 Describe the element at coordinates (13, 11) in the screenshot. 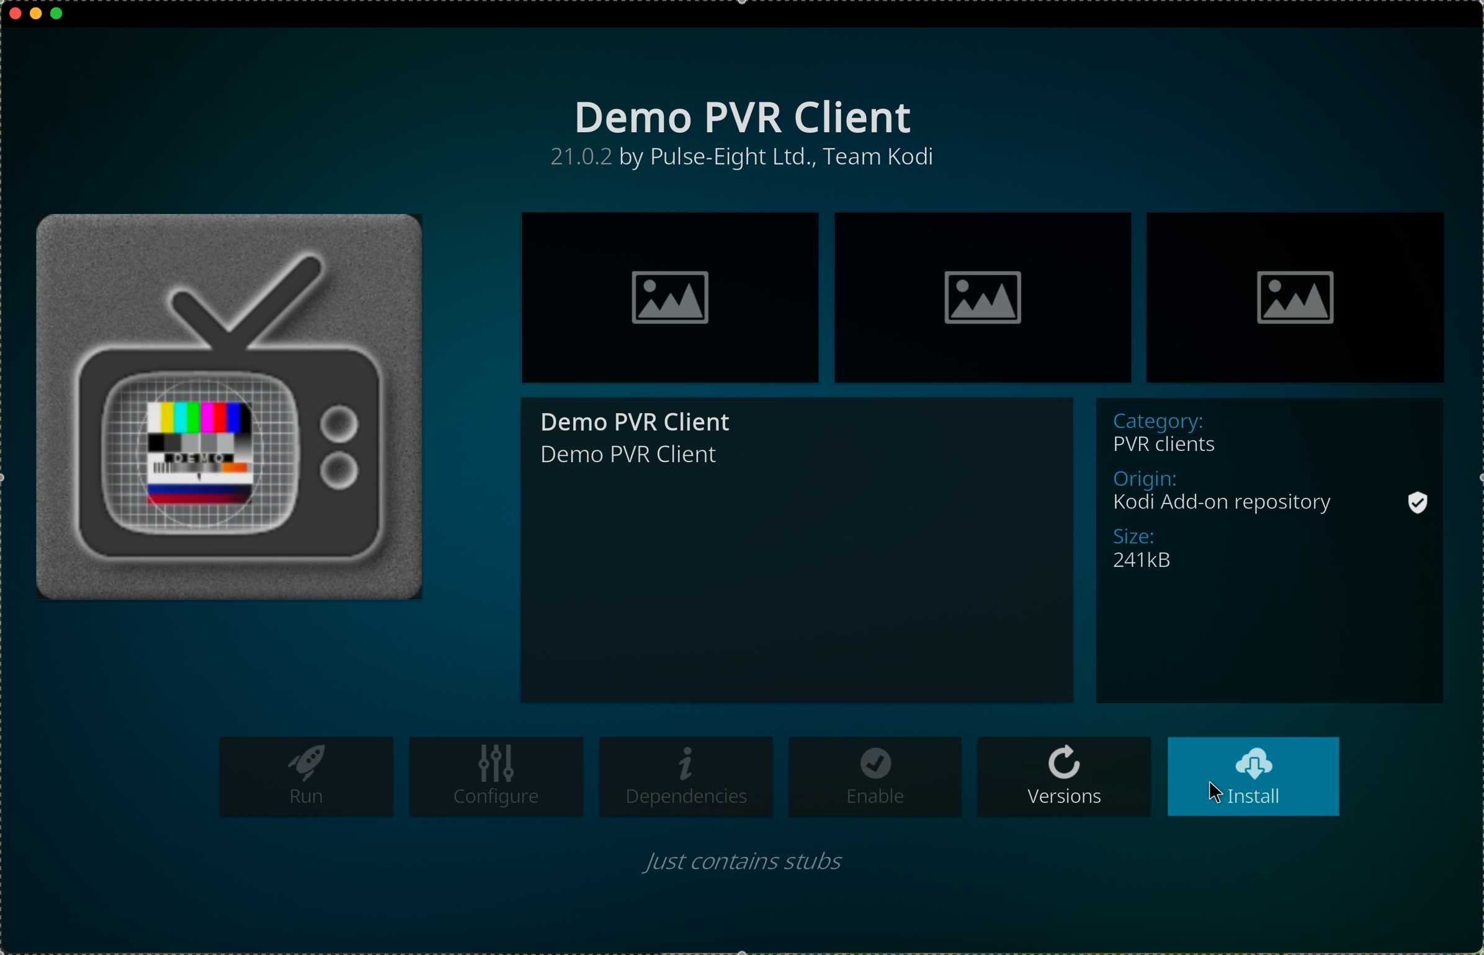

I see `close app` at that location.